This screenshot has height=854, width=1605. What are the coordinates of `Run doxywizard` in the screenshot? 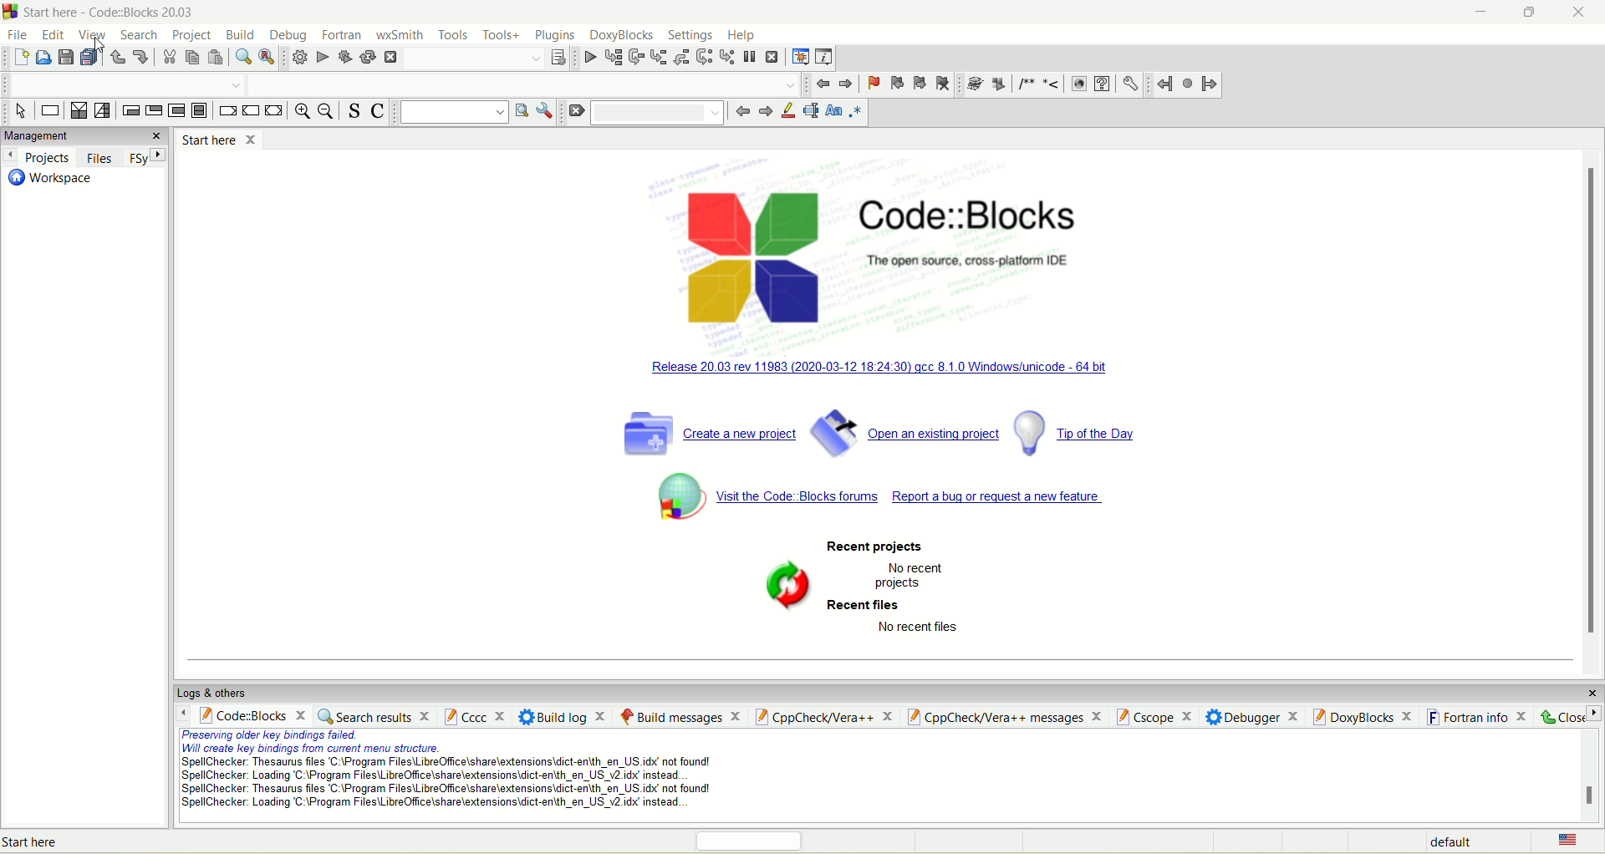 It's located at (972, 84).